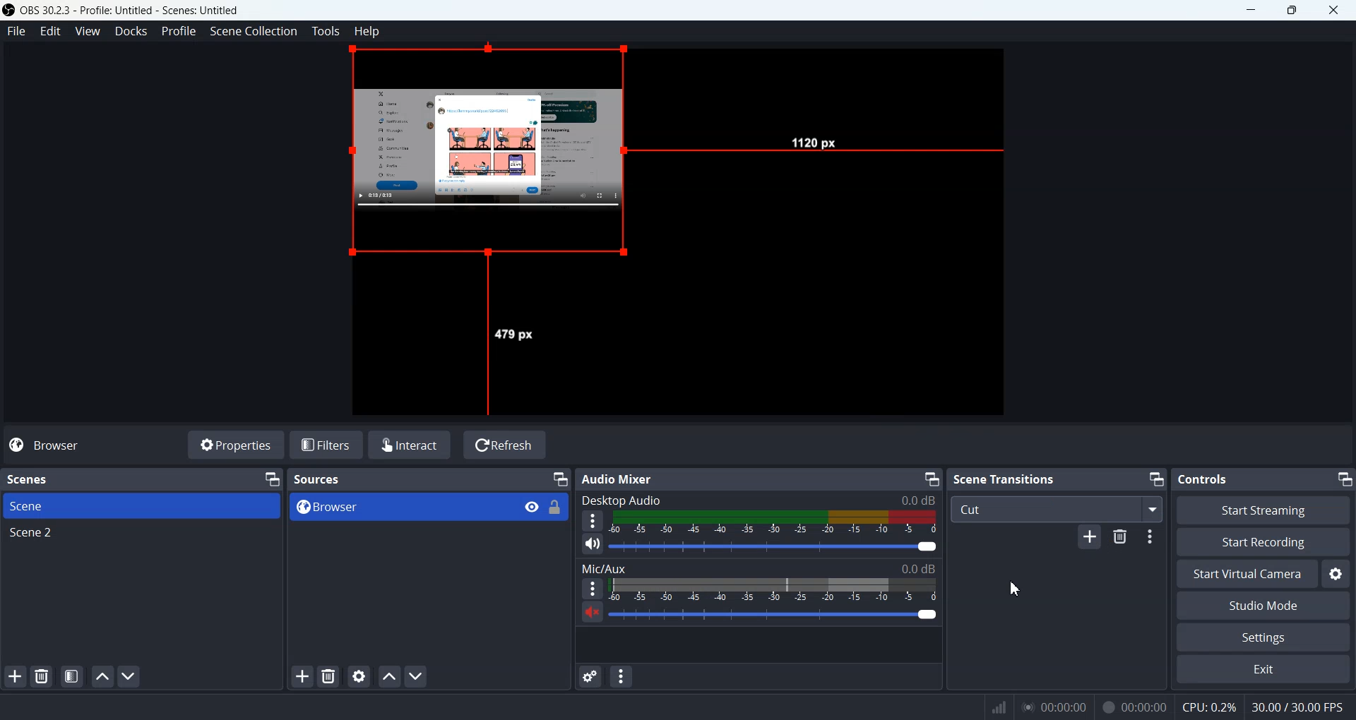  I want to click on , so click(999, 707).